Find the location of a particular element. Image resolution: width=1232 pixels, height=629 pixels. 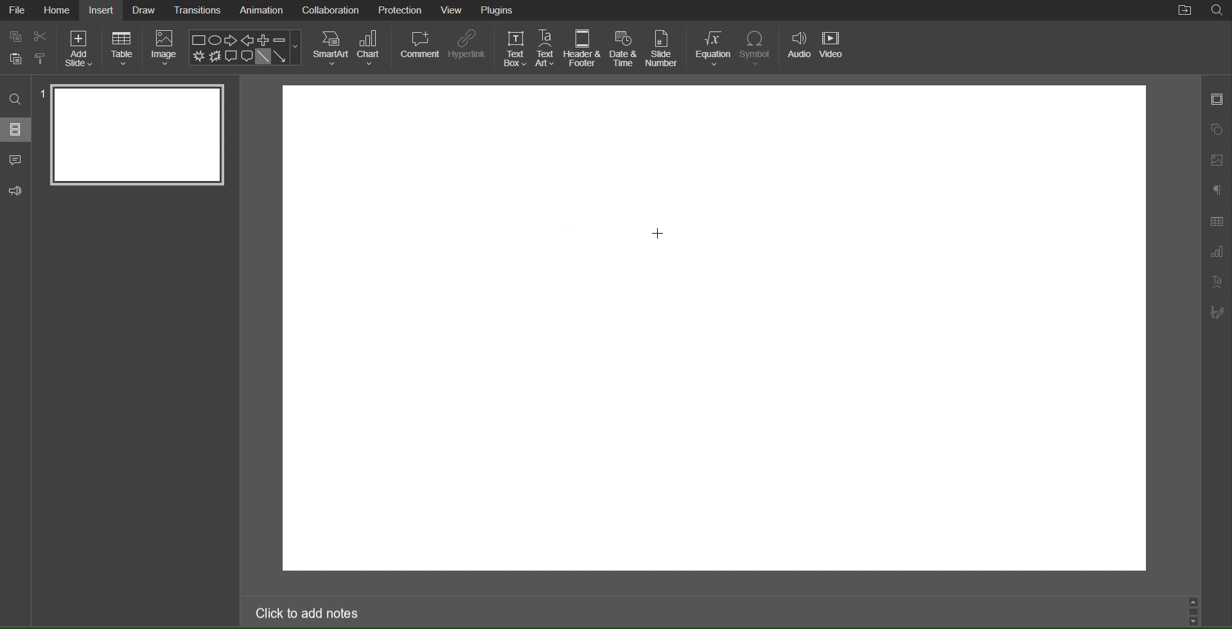

Insert is located at coordinates (103, 10).